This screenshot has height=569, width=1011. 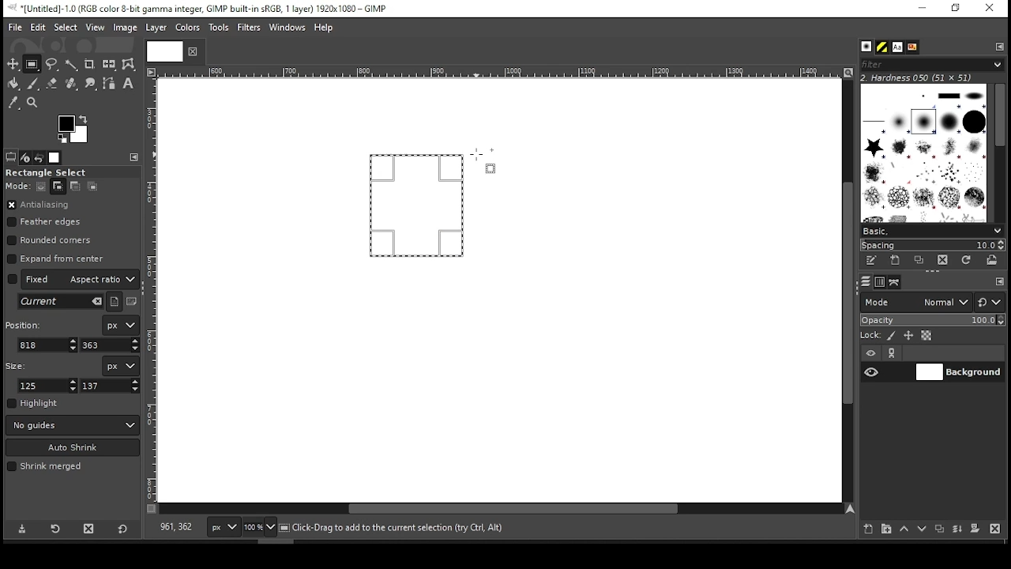 I want to click on paint brush tool, so click(x=33, y=83).